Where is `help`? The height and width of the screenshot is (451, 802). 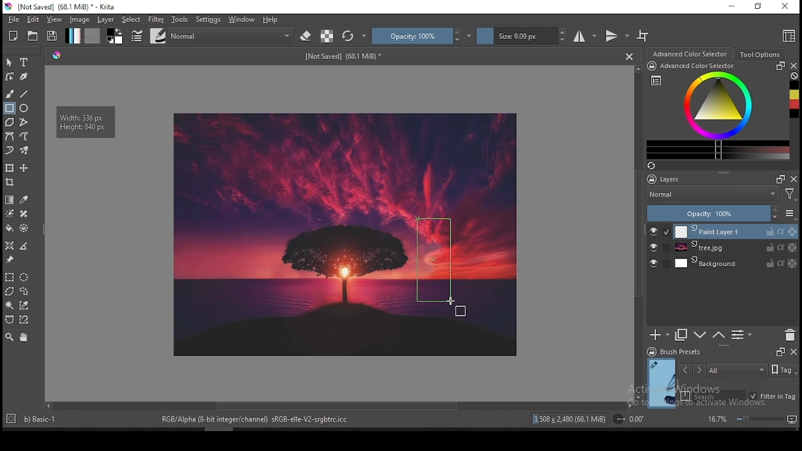
help is located at coordinates (271, 20).